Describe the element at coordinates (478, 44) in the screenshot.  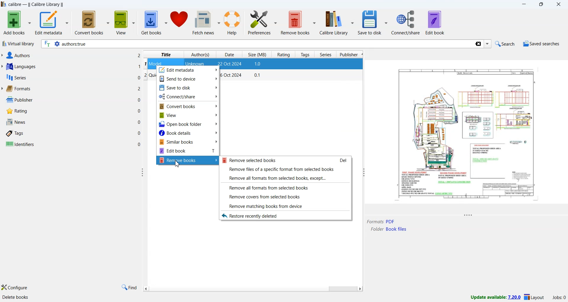
I see `clear search` at that location.